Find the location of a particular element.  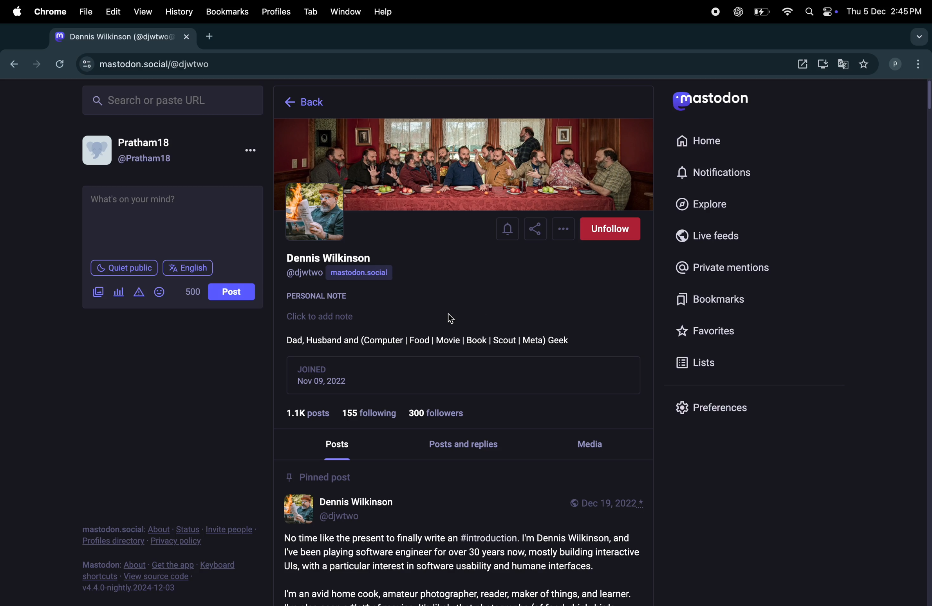

user profile is located at coordinates (137, 149).